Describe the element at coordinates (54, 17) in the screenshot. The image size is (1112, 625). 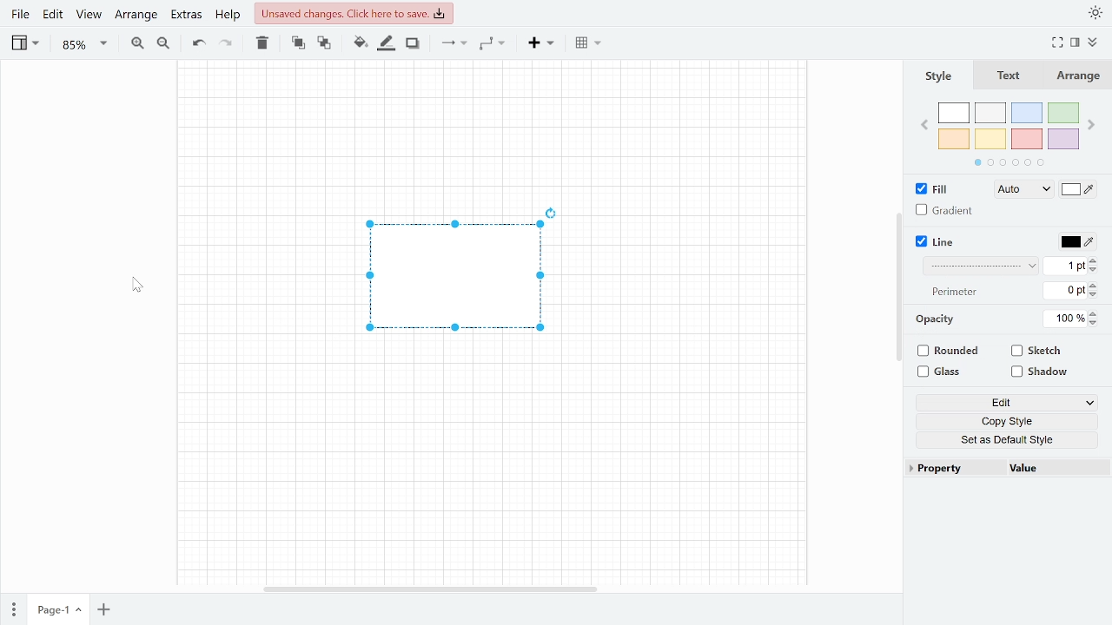
I see `Edit` at that location.